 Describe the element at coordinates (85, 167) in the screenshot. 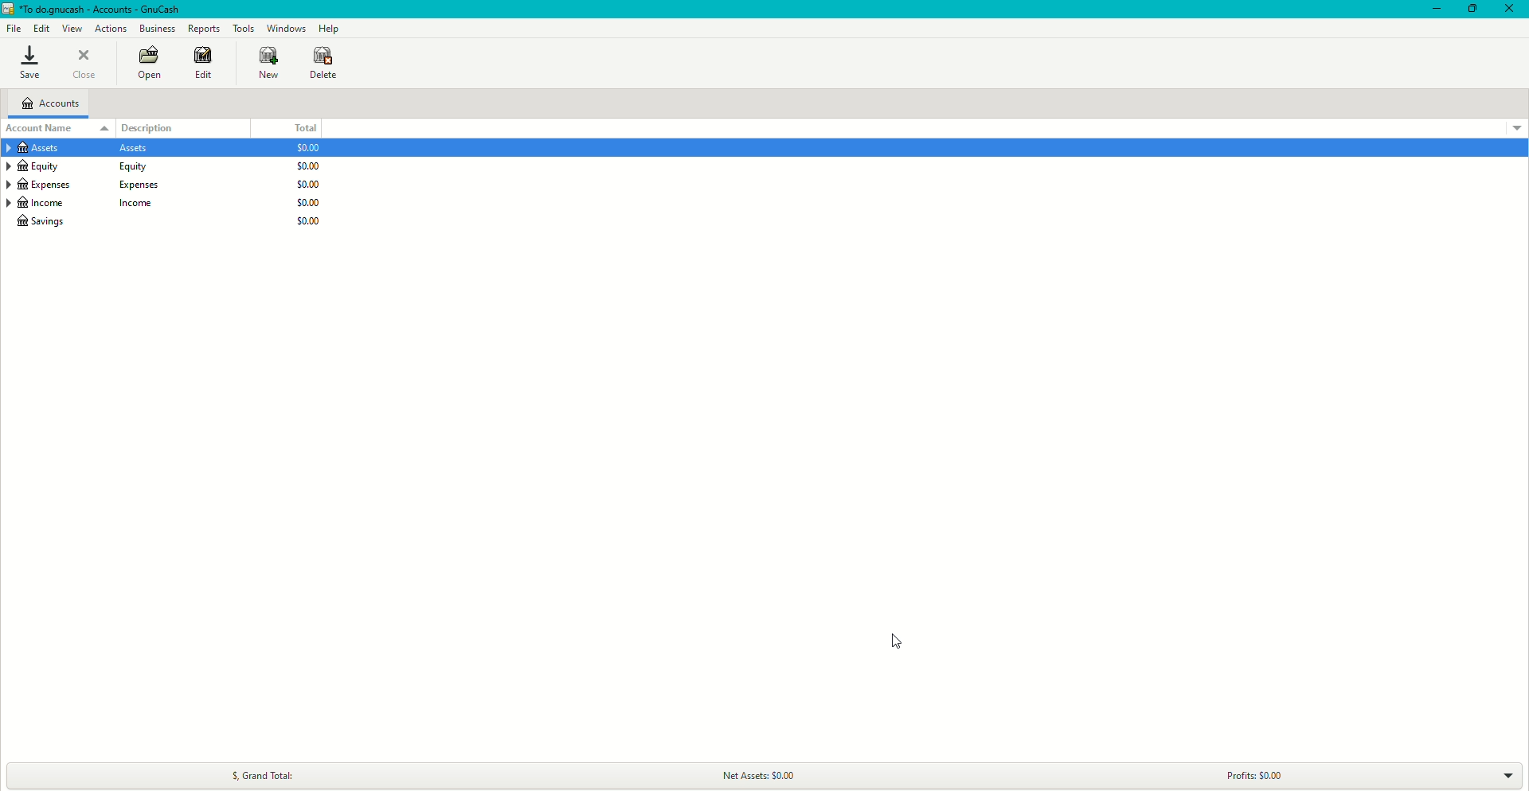

I see `Equity` at that location.